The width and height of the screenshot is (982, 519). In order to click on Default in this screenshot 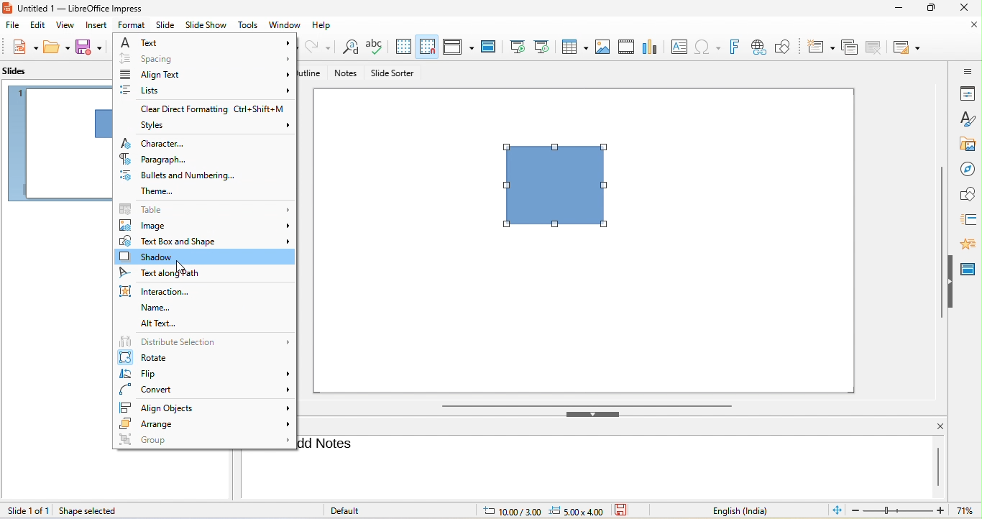, I will do `click(357, 510)`.